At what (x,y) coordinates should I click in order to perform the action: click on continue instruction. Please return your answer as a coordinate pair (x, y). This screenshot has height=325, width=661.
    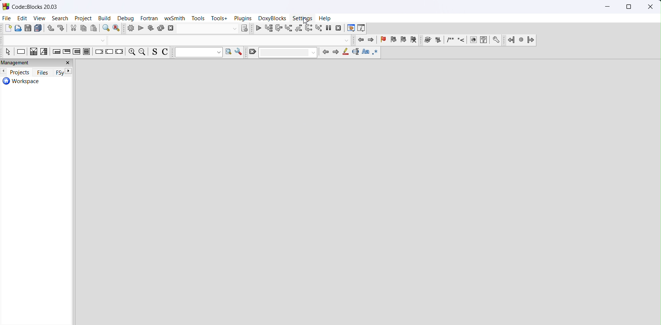
    Looking at the image, I should click on (110, 52).